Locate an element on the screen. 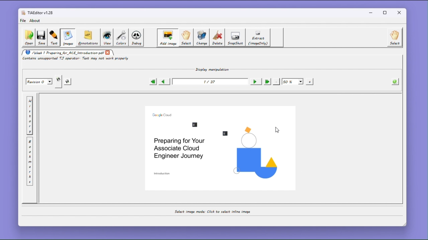 The image size is (428, 240). Previous page is located at coordinates (164, 81).